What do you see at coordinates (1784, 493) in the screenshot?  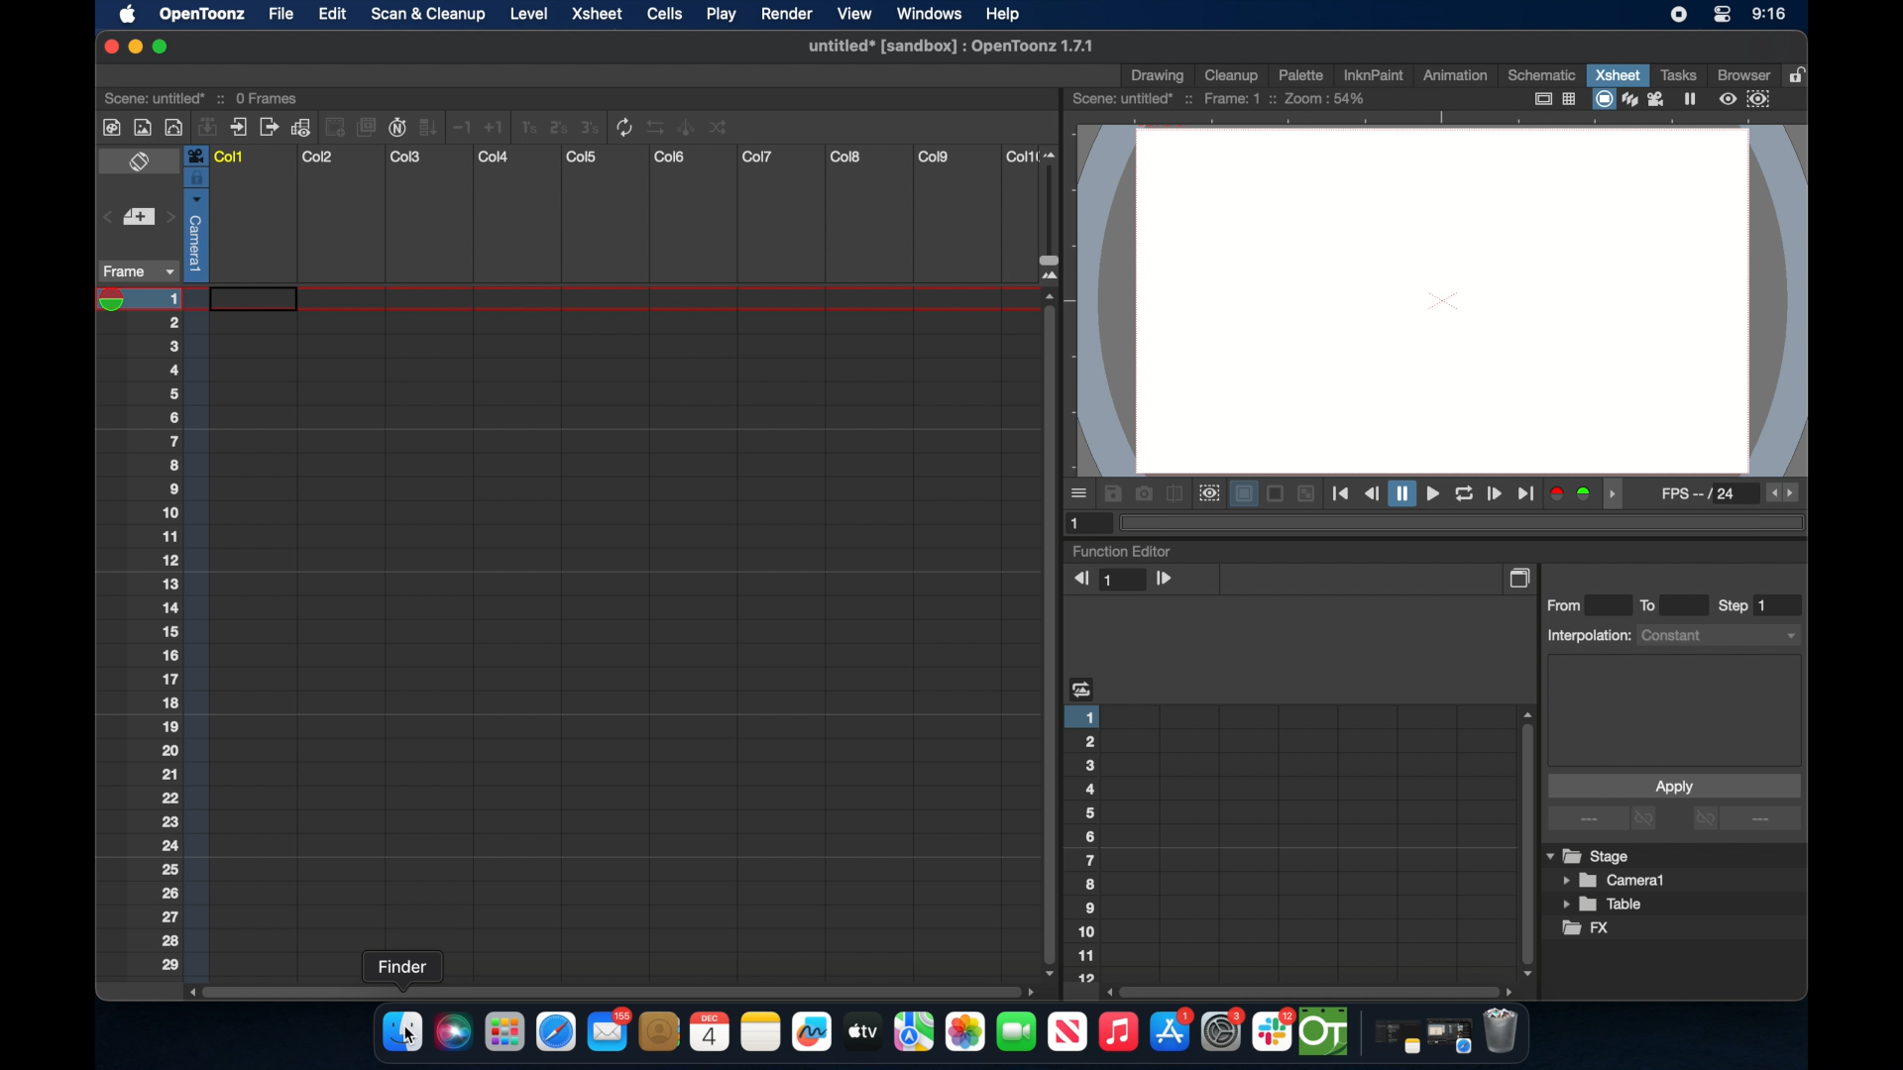 I see `fps` at bounding box center [1784, 493].